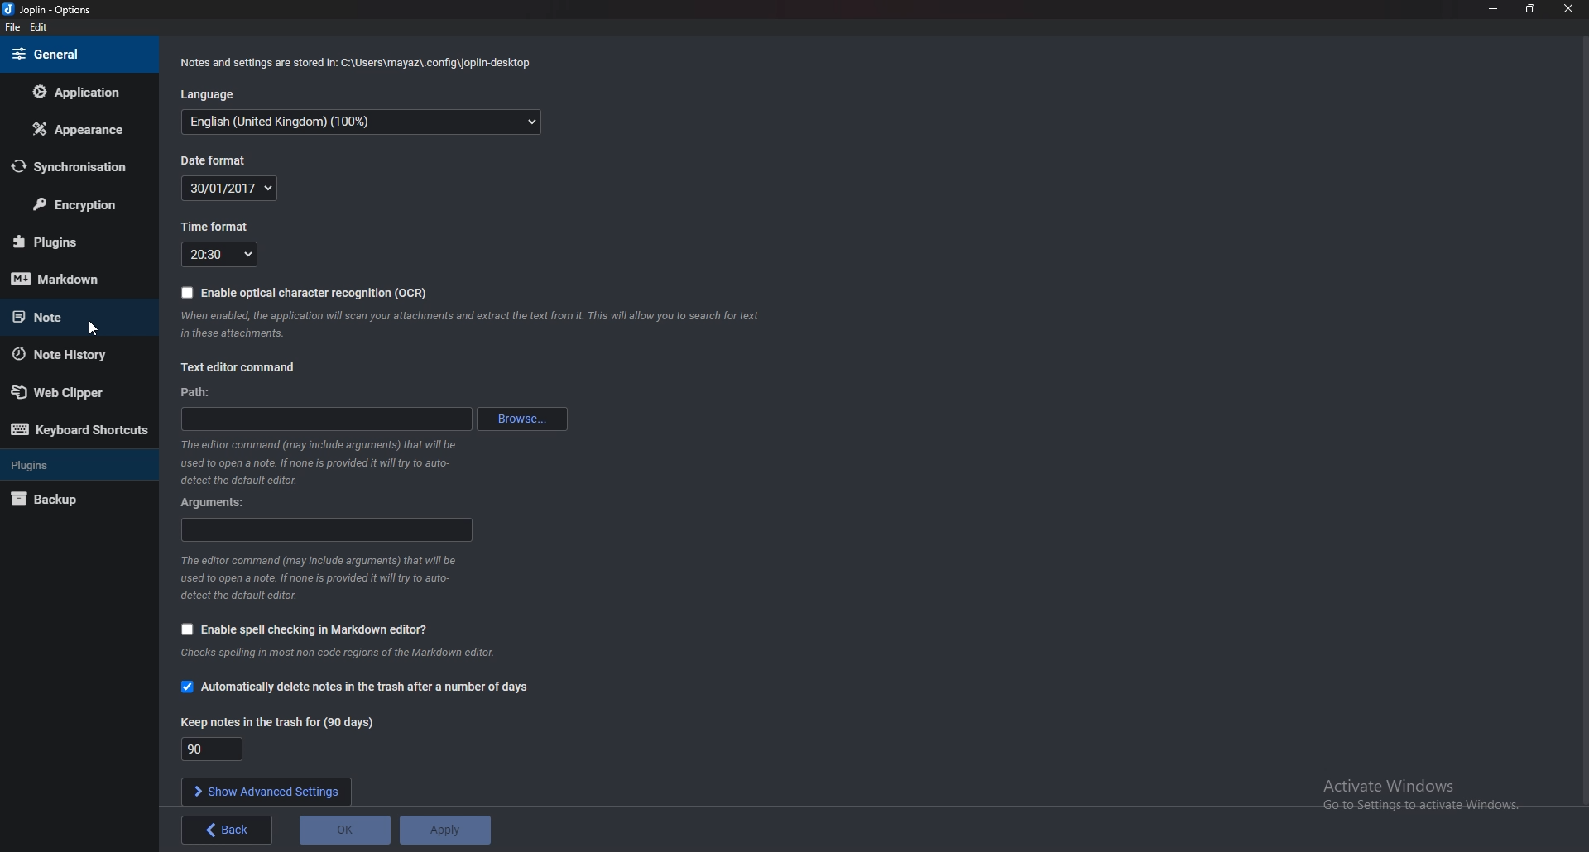  I want to click on path, so click(202, 391).